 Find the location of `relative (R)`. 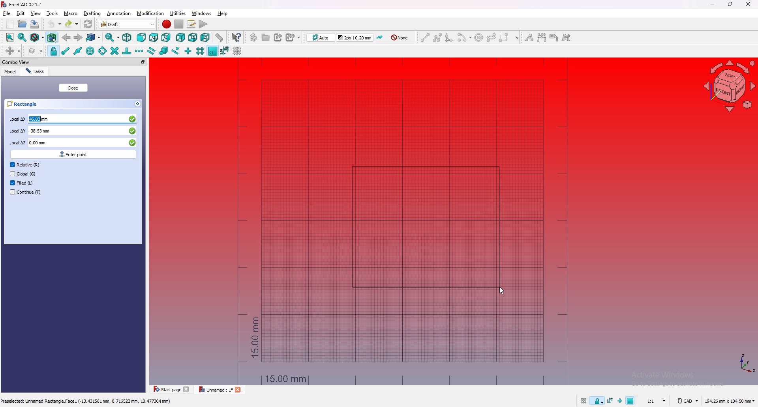

relative (R) is located at coordinates (25, 164).